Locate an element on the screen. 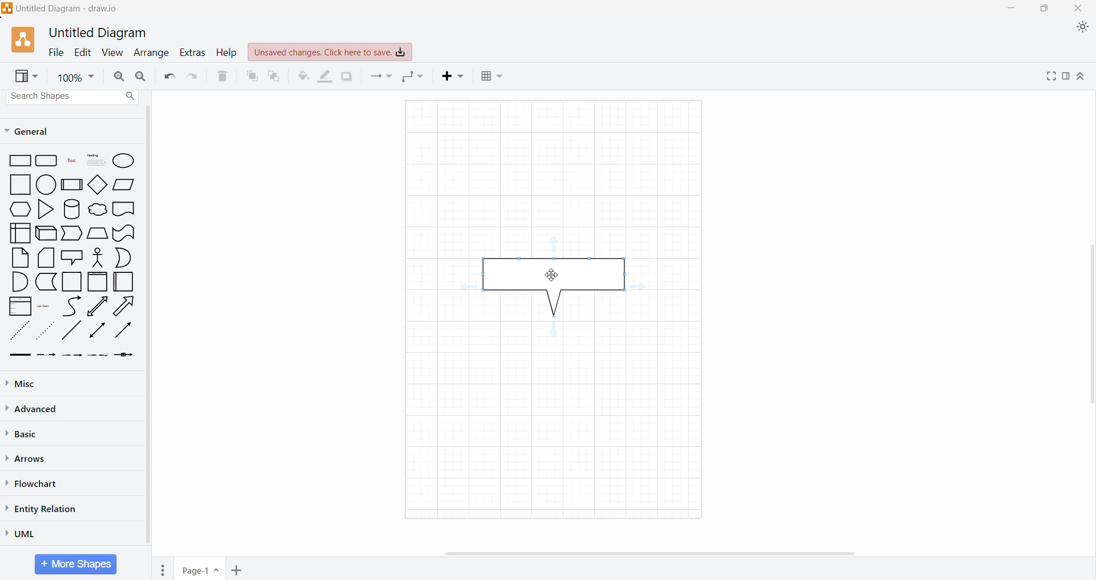 The width and height of the screenshot is (1096, 580). Horizontal scroll Bar is located at coordinates (662, 553).